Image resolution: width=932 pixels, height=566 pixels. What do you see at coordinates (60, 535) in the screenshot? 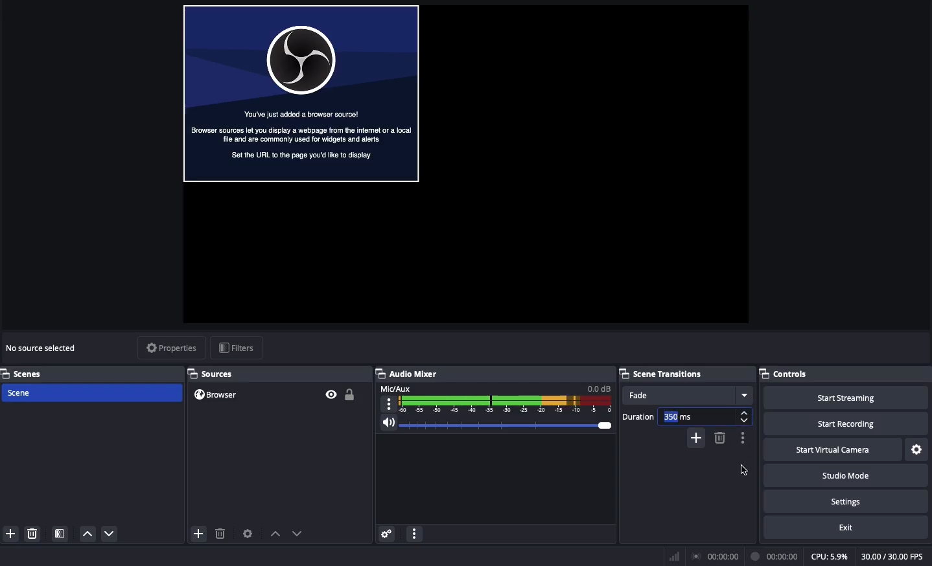
I see `Scene filter` at bounding box center [60, 535].